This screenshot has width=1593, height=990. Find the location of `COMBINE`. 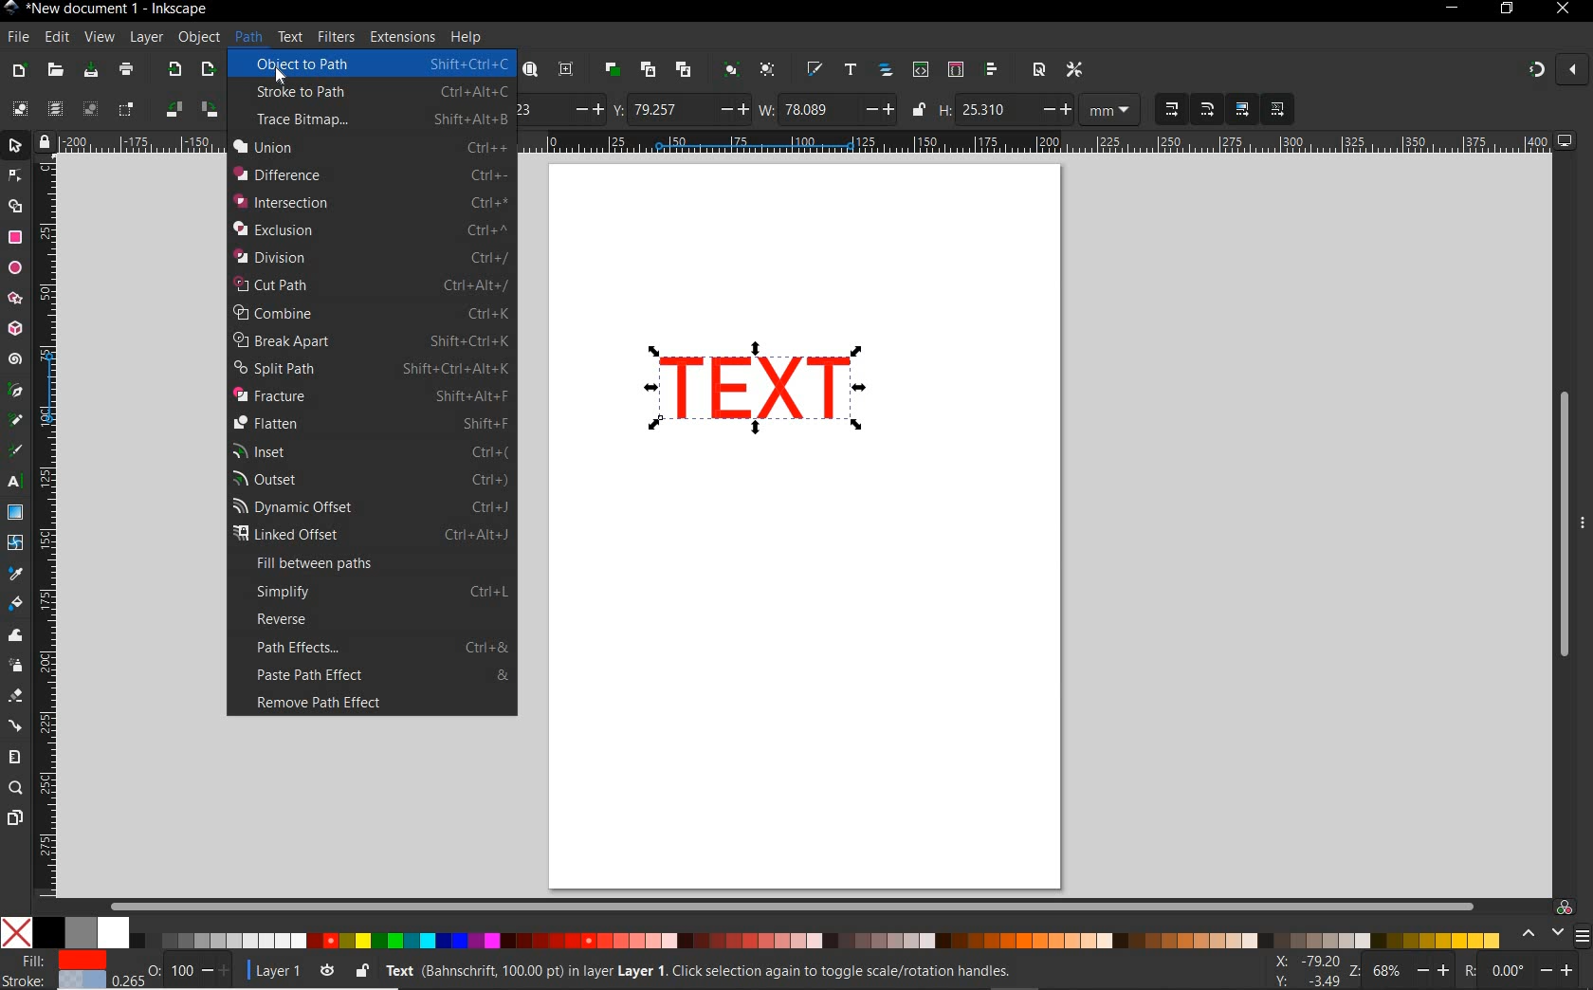

COMBINE is located at coordinates (369, 313).